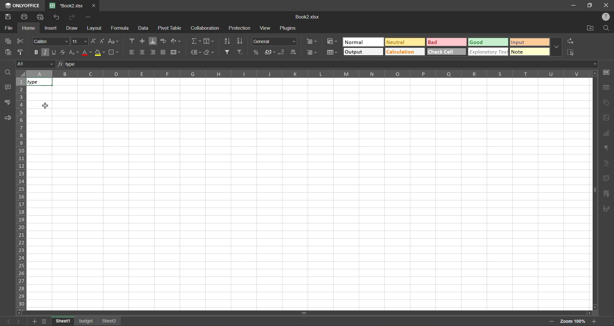 This screenshot has height=326, width=614. What do you see at coordinates (9, 27) in the screenshot?
I see `file` at bounding box center [9, 27].